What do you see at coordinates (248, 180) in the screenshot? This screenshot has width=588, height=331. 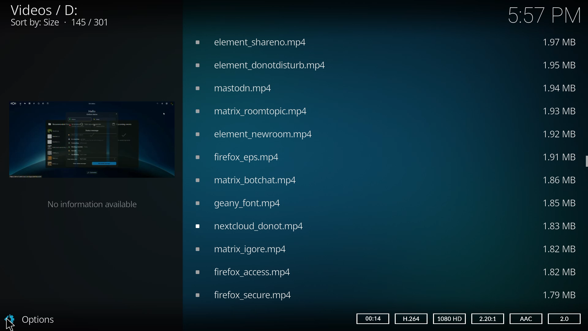 I see `video` at bounding box center [248, 180].